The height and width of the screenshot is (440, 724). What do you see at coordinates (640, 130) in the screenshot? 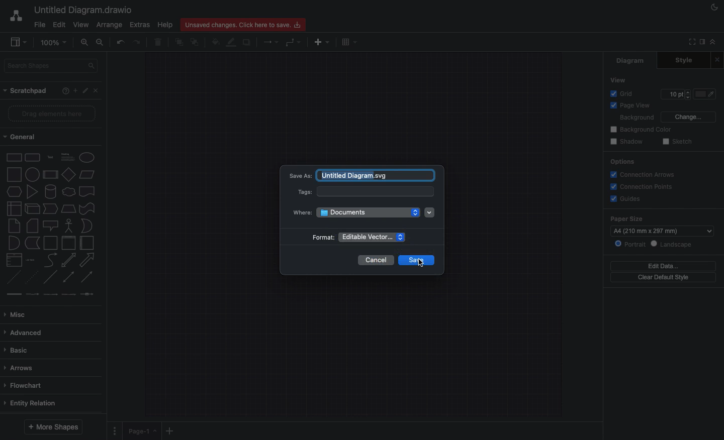
I see `Background color` at bounding box center [640, 130].